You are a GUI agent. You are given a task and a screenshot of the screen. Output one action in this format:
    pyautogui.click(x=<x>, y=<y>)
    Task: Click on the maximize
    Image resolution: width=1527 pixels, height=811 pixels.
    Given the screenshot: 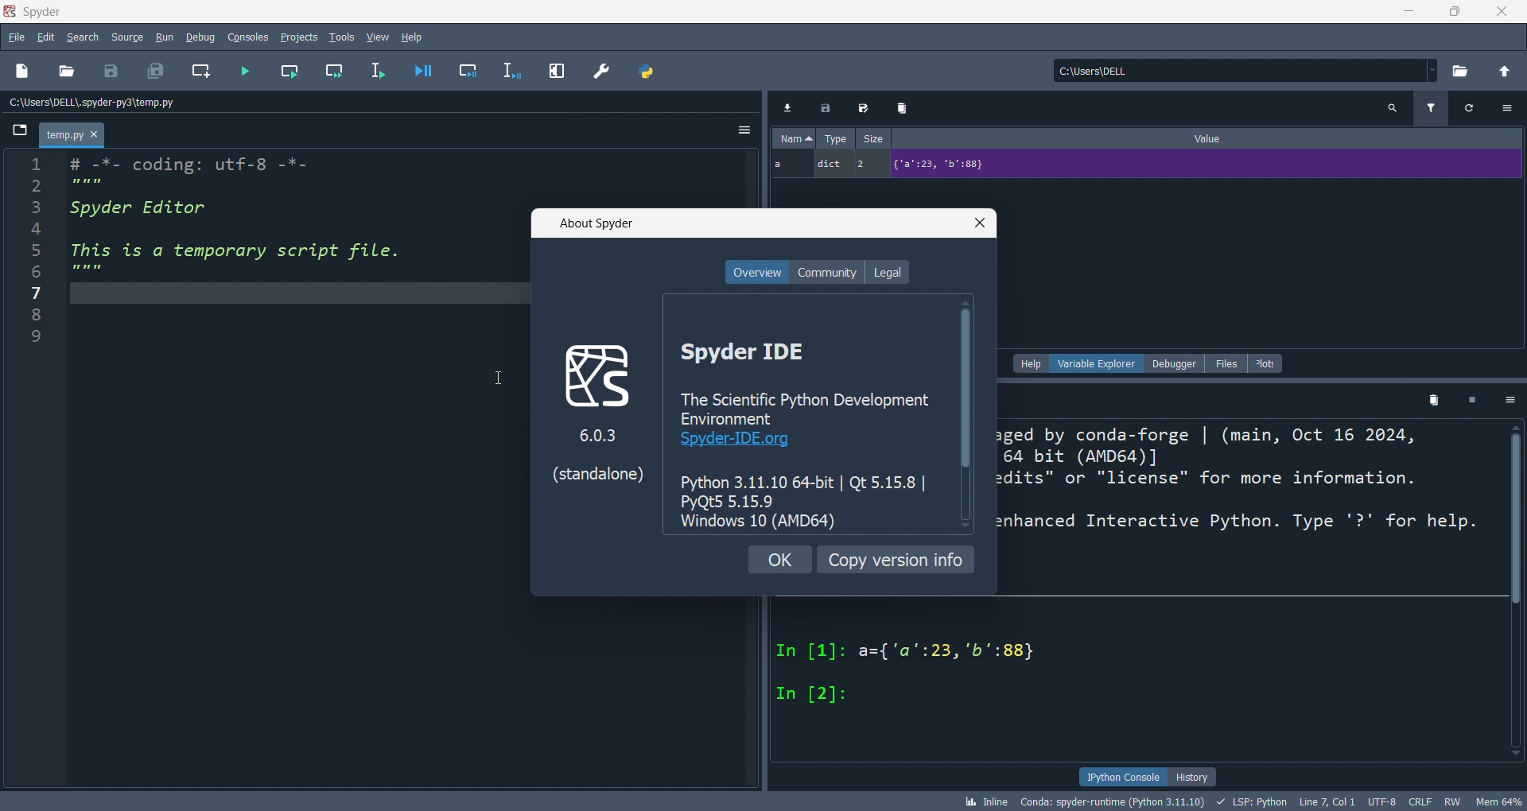 What is the action you would take?
    pyautogui.click(x=1454, y=12)
    